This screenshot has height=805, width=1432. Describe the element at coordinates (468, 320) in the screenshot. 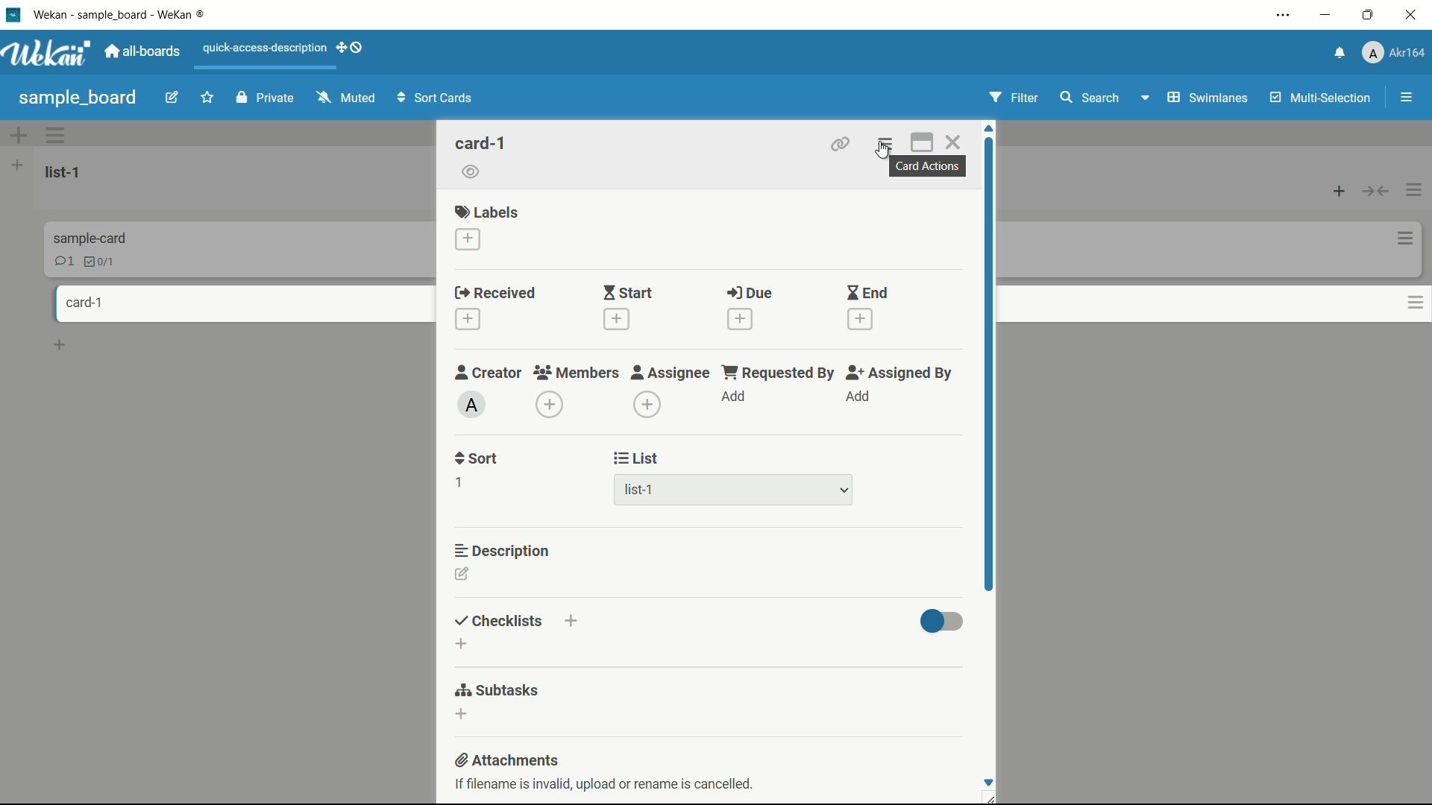

I see `add date` at that location.